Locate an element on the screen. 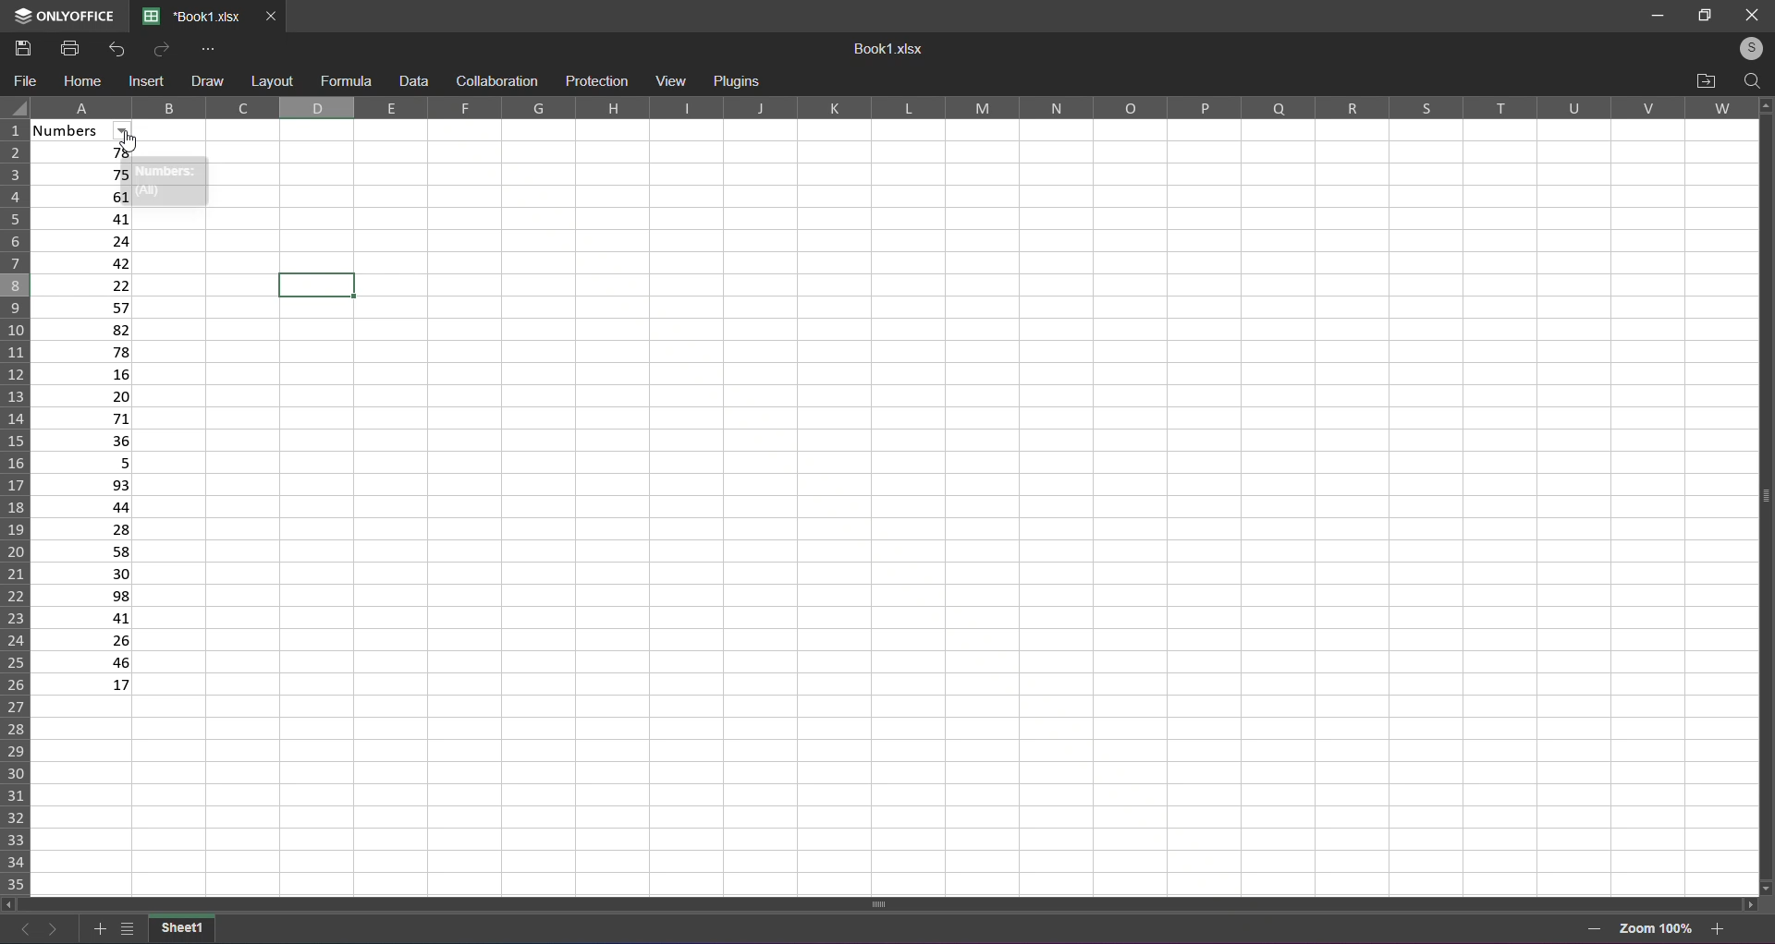 The width and height of the screenshot is (1775, 944). 61 is located at coordinates (81, 195).